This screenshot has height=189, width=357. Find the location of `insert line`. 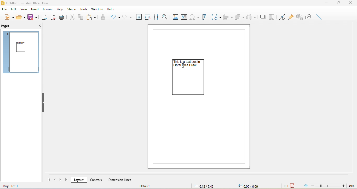

insert line is located at coordinates (320, 17).